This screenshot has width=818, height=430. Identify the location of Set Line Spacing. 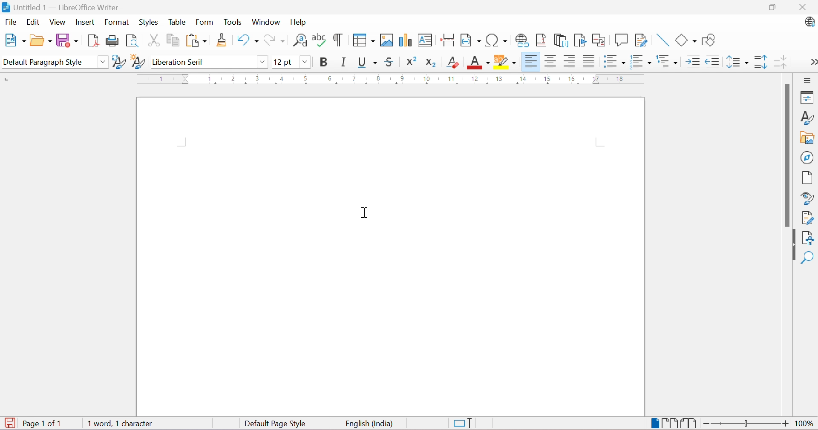
(737, 60).